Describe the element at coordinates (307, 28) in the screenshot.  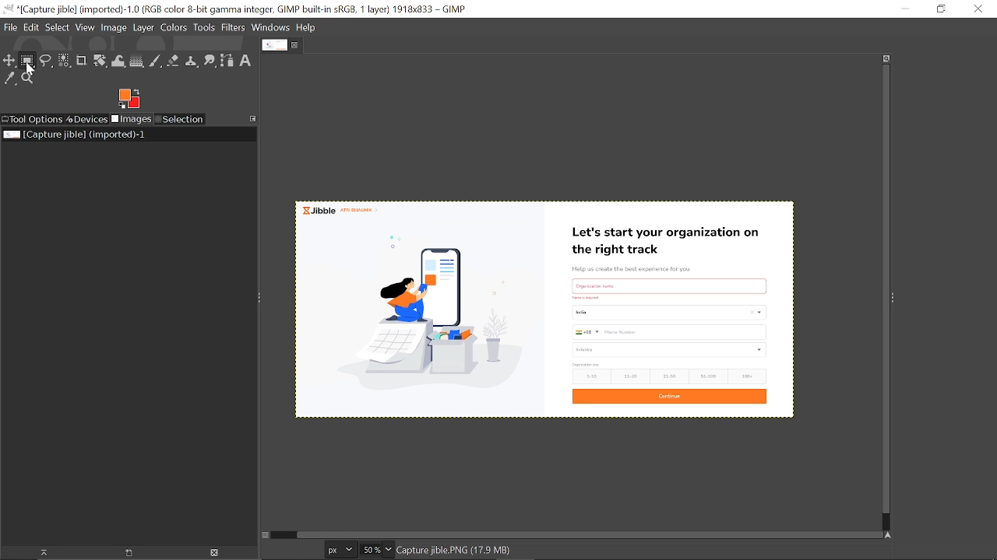
I see `Help` at that location.